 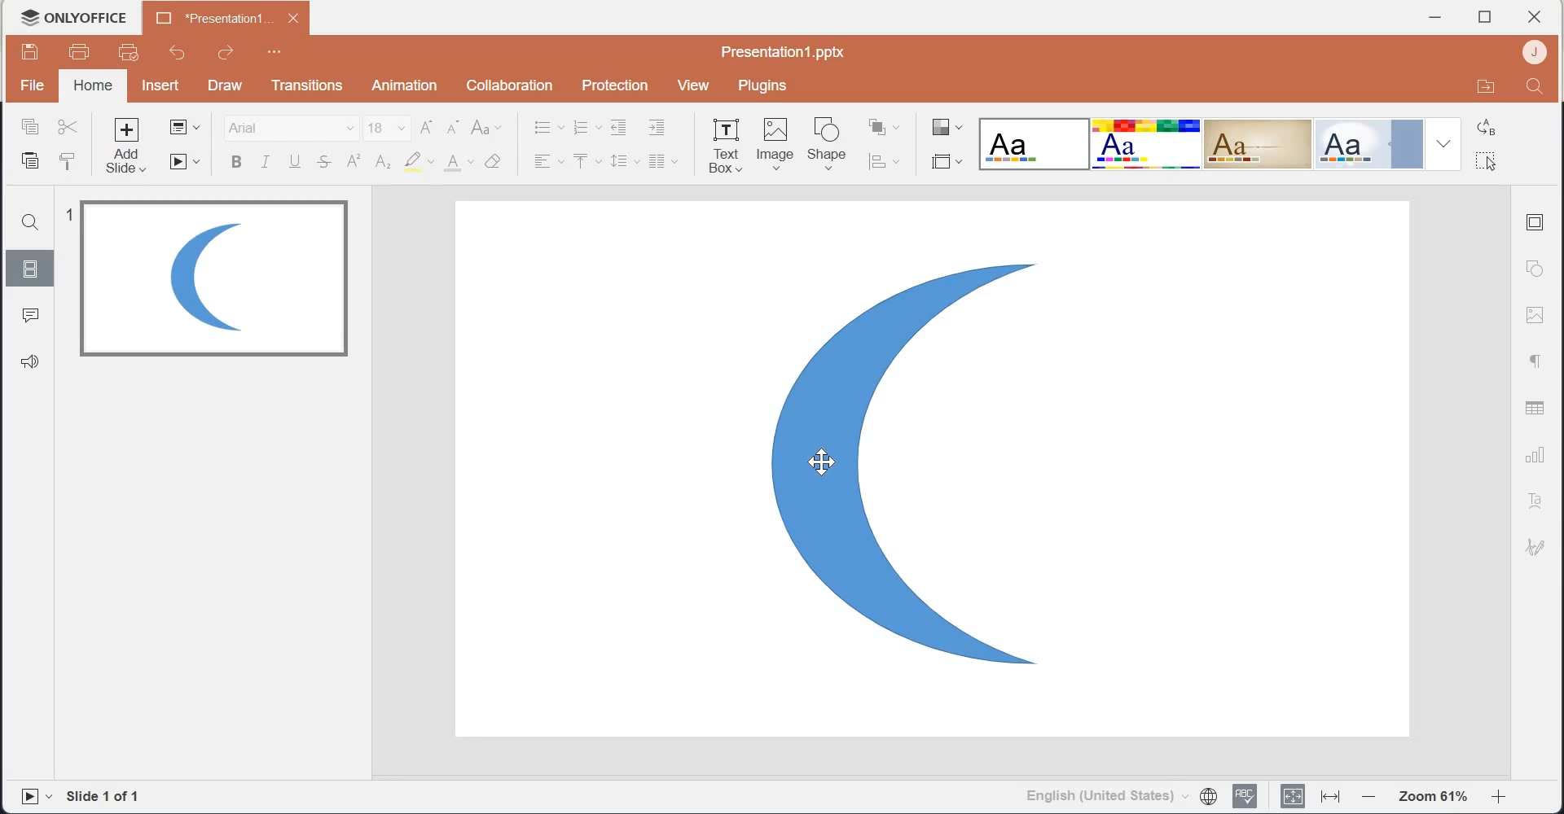 What do you see at coordinates (1101, 799) in the screenshot?
I see `English(United Stated)` at bounding box center [1101, 799].